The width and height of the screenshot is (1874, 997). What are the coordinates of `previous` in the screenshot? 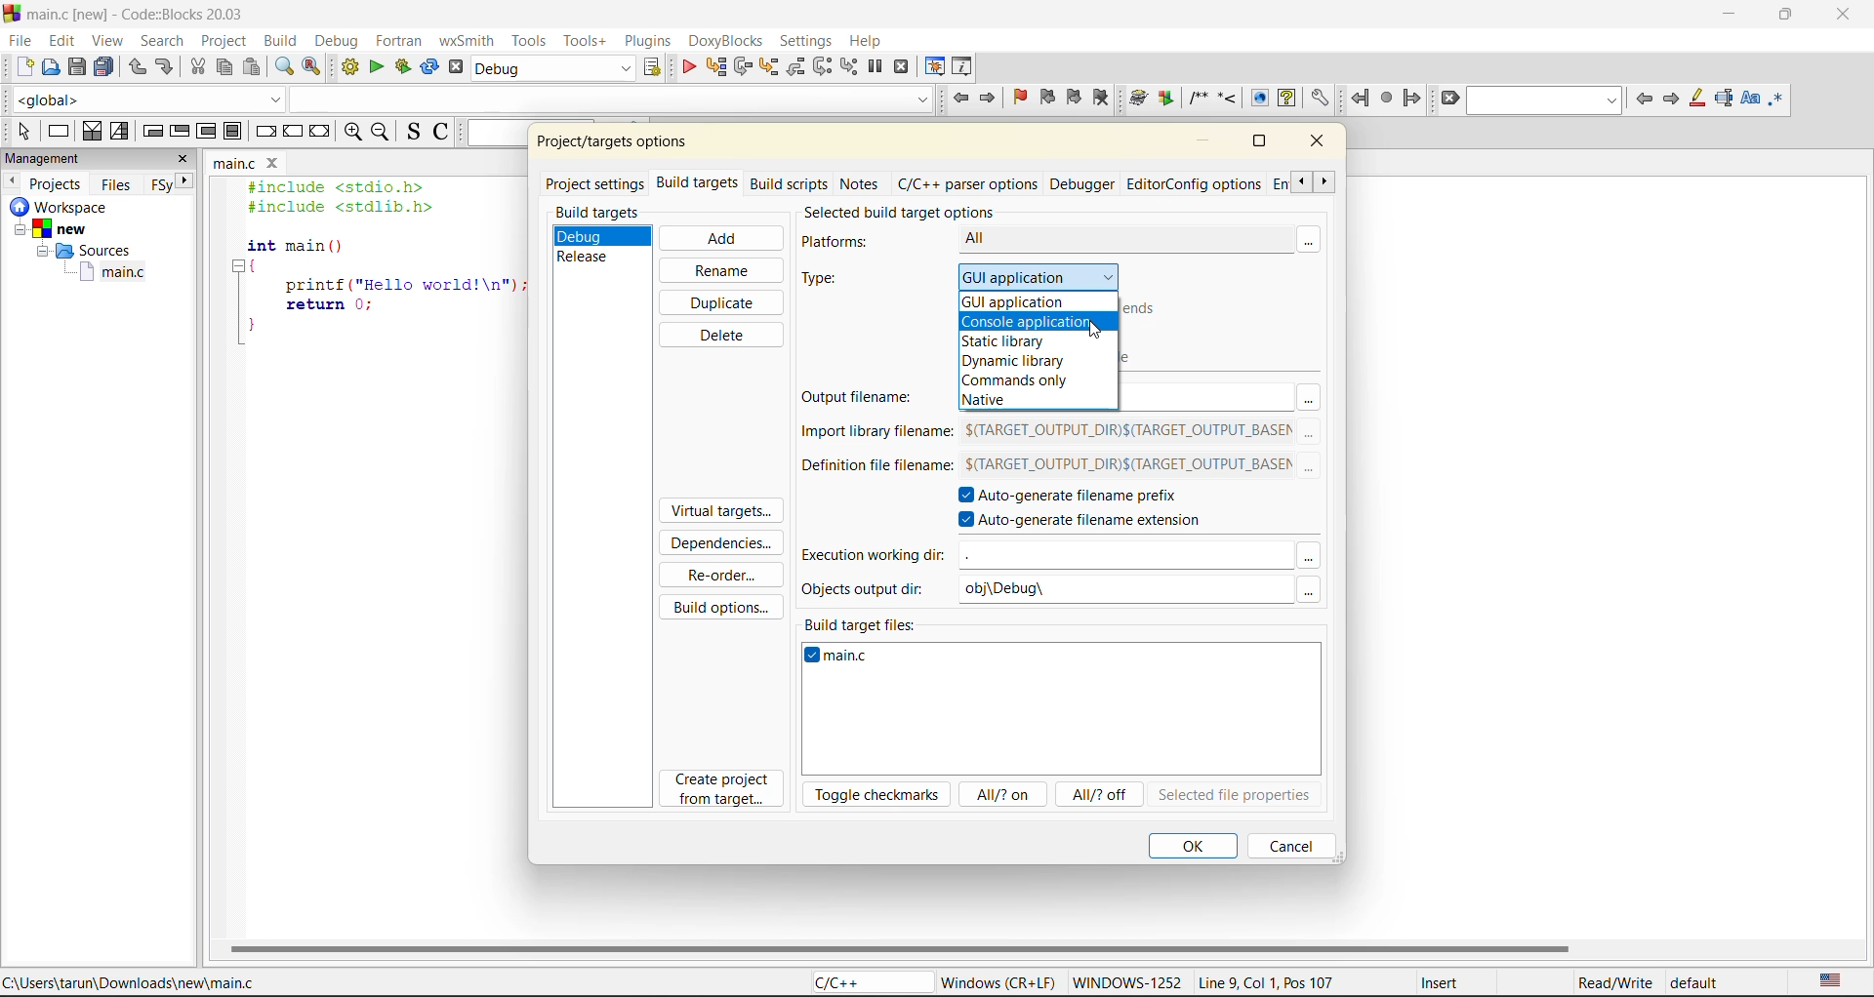 It's located at (1645, 100).